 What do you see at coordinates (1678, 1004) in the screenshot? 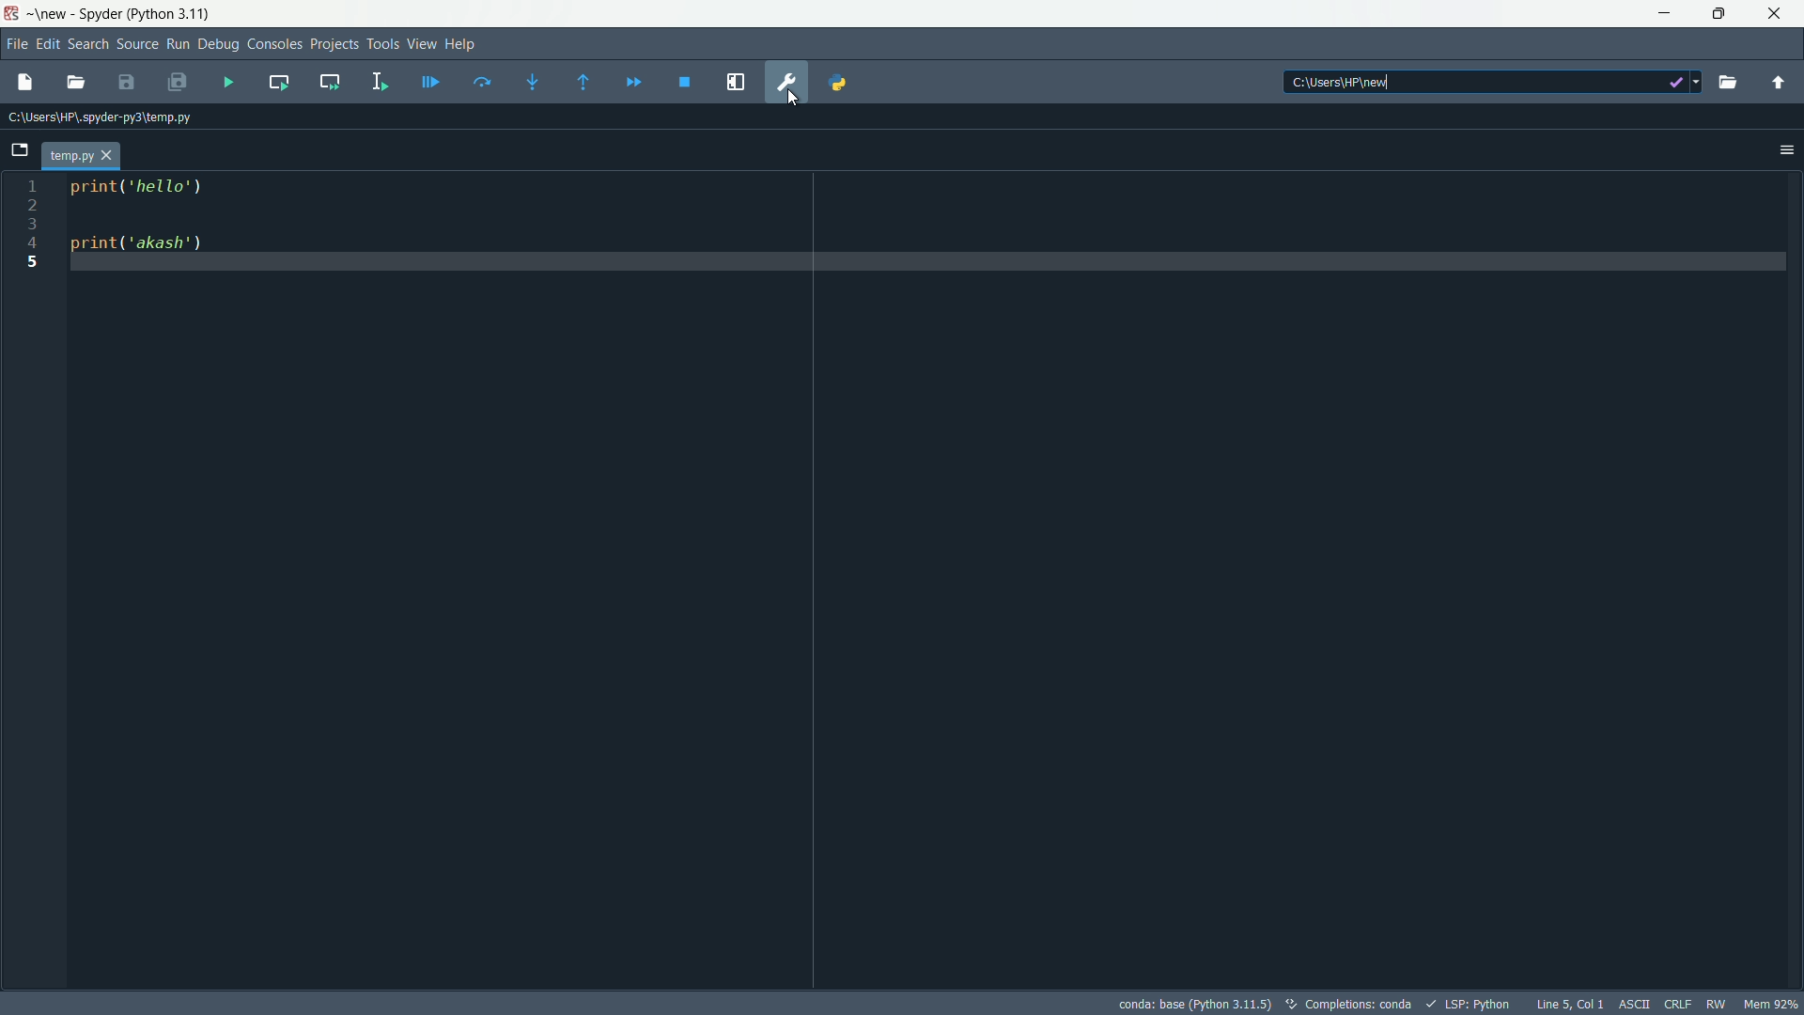
I see `CRLF` at bounding box center [1678, 1004].